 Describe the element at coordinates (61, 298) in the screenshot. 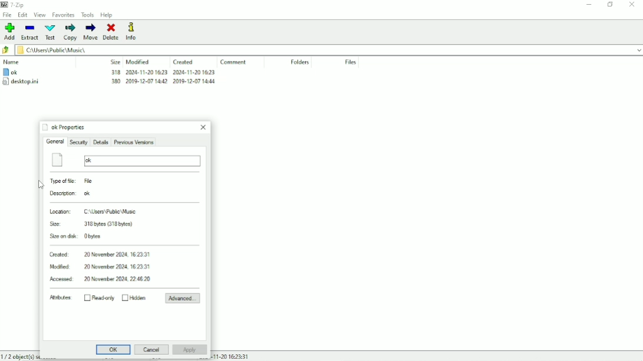

I see `Attributes` at that location.